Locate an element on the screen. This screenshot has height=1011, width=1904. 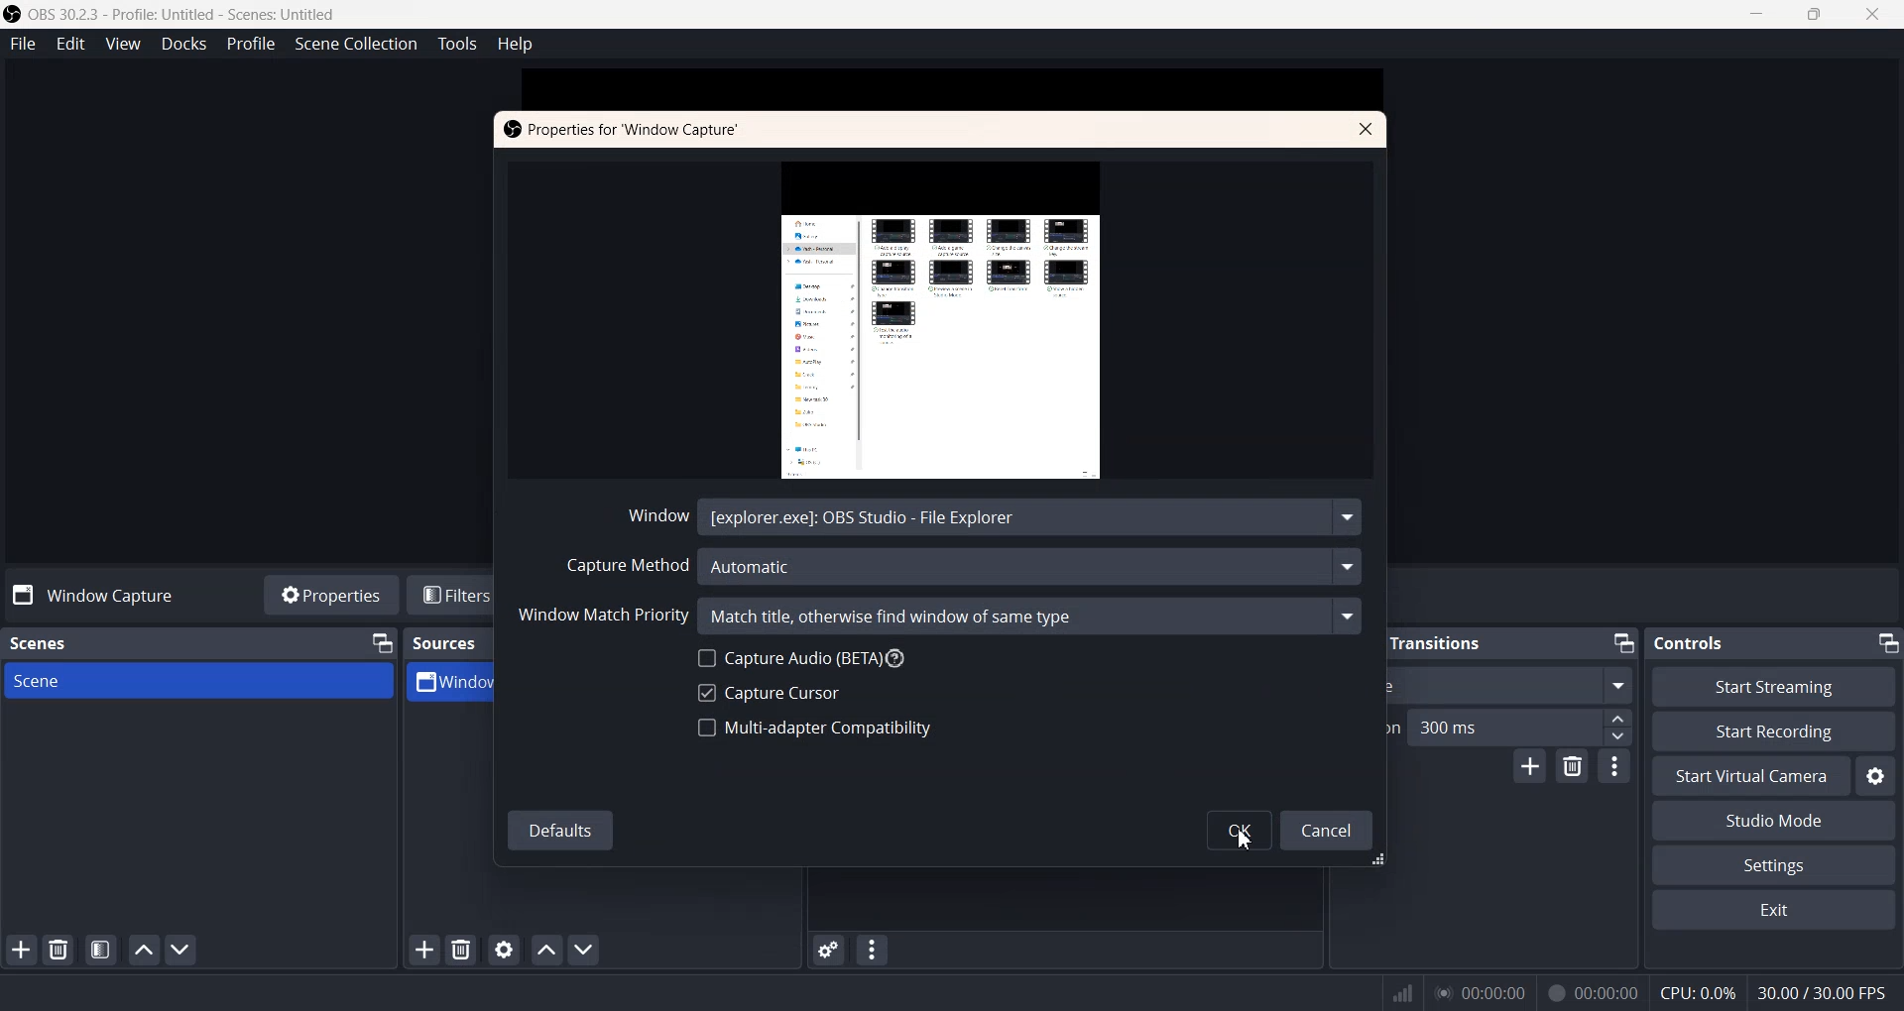
File is located at coordinates (23, 44).